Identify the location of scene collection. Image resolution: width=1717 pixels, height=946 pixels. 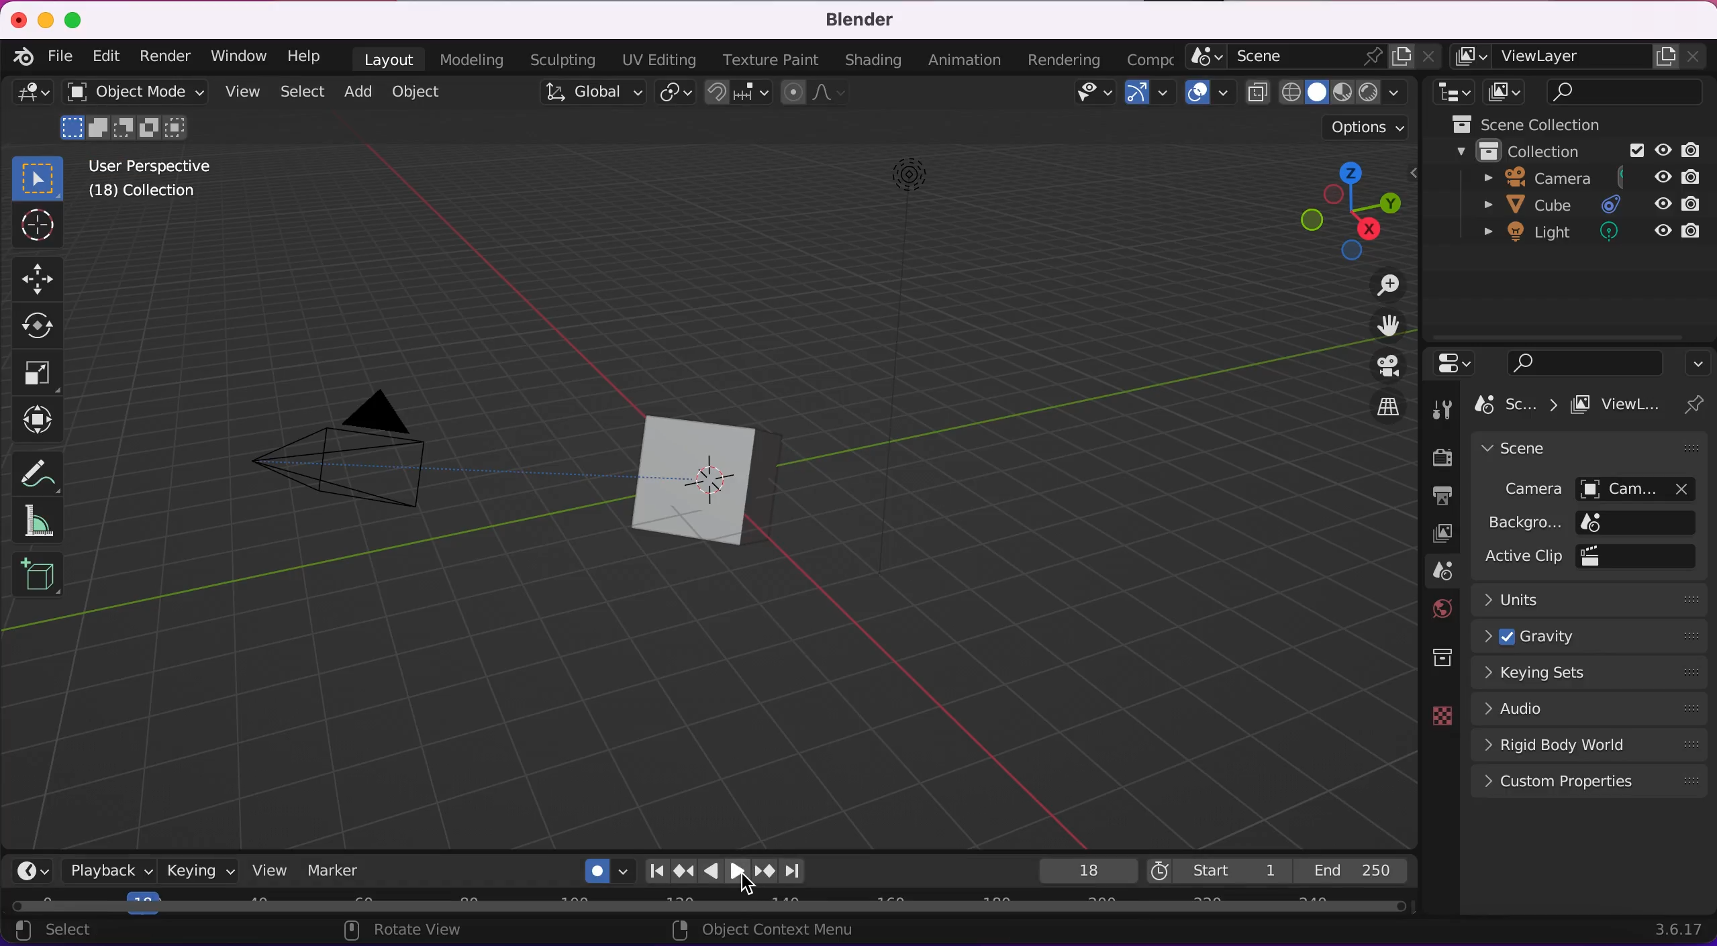
(1523, 124).